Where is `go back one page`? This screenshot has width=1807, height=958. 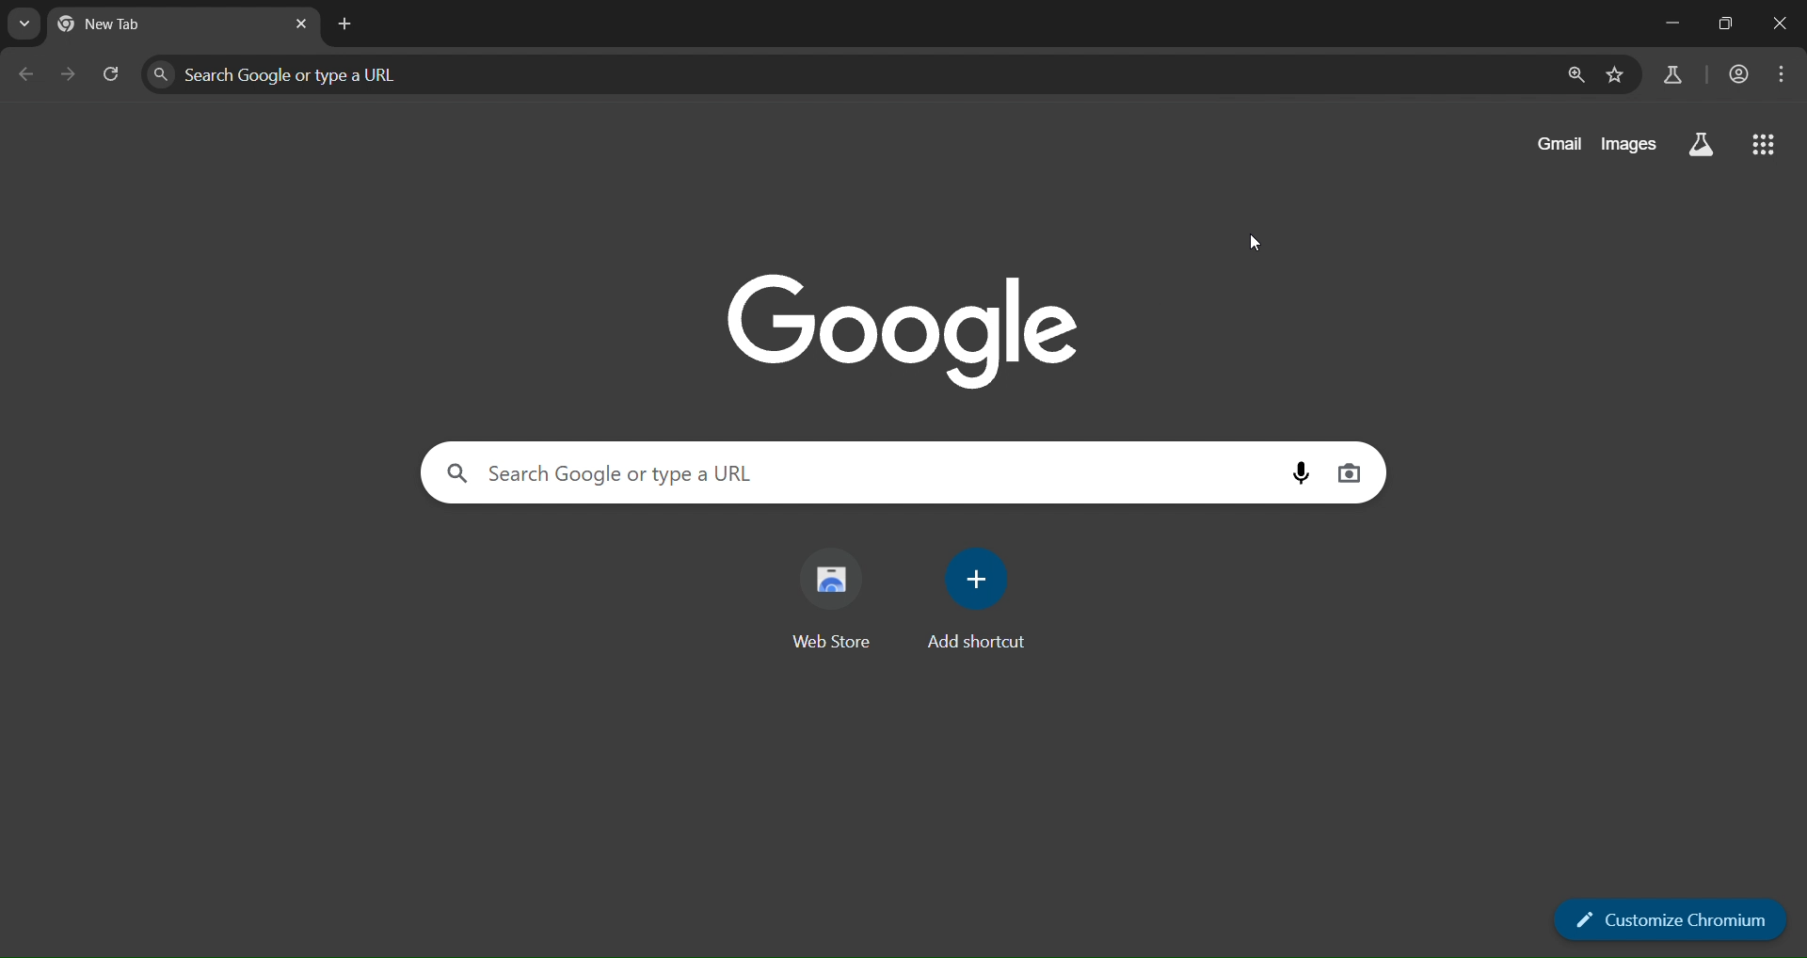
go back one page is located at coordinates (28, 72).